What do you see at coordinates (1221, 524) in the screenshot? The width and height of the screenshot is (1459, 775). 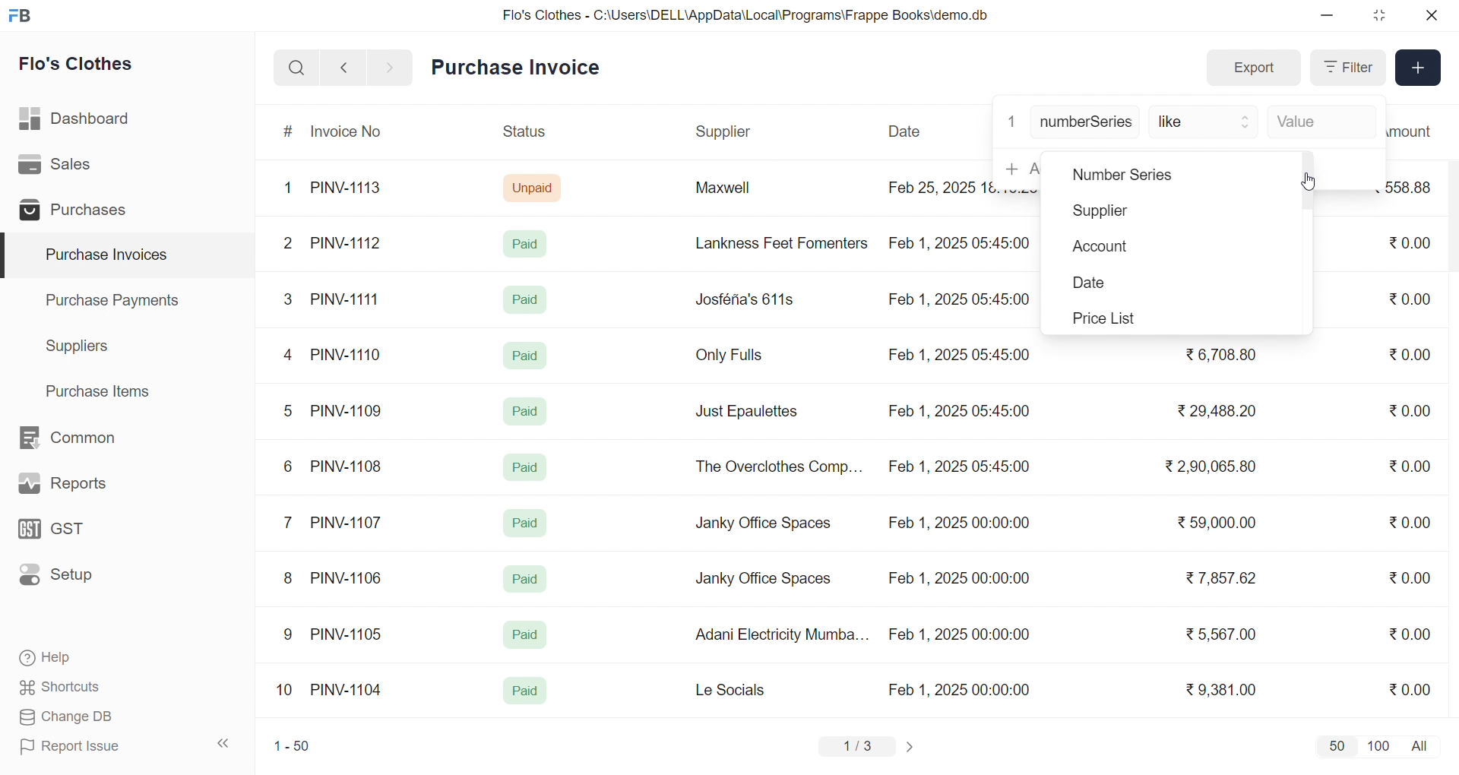 I see `₹ 59,000.00` at bounding box center [1221, 524].